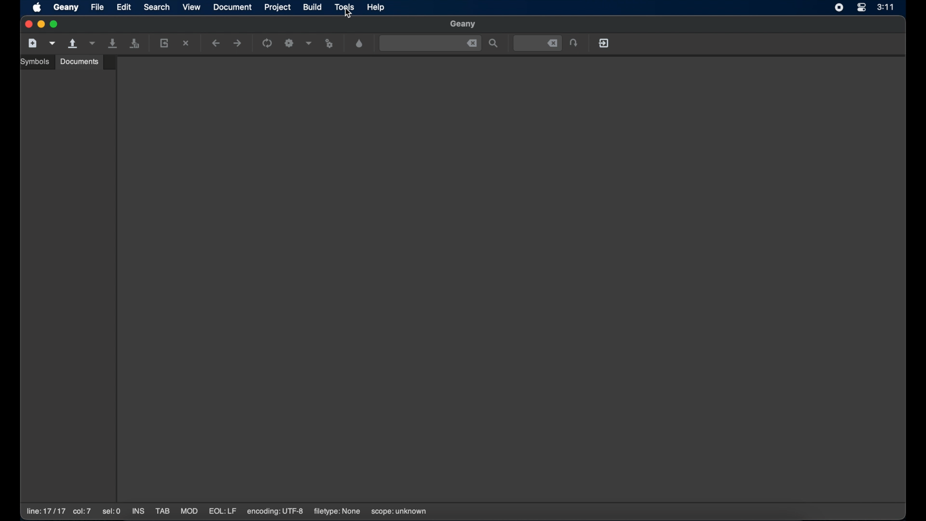 Image resolution: width=926 pixels, height=521 pixels. I want to click on encoding: UTF-8, so click(275, 511).